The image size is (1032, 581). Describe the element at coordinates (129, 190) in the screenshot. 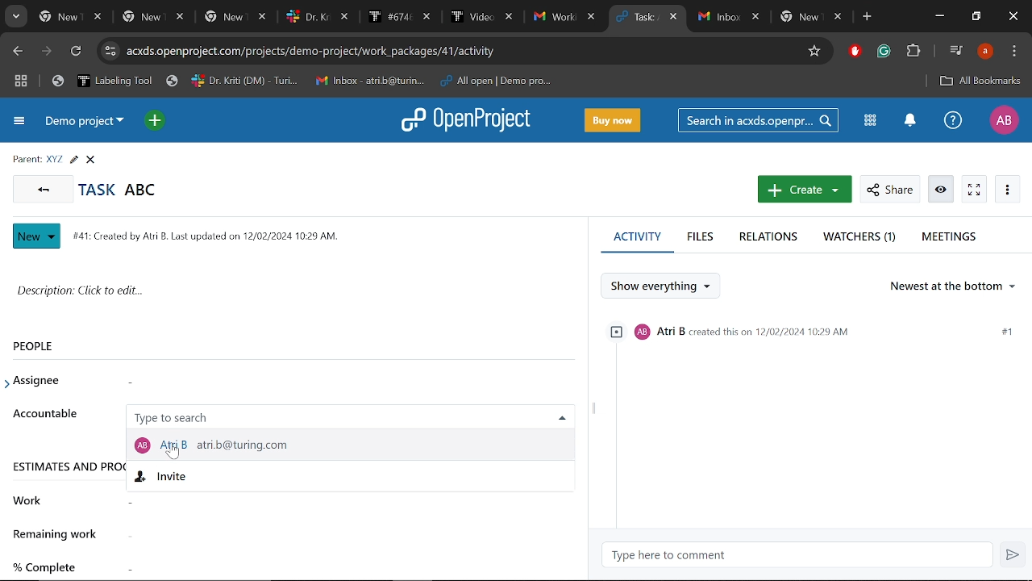

I see `Task abc` at that location.